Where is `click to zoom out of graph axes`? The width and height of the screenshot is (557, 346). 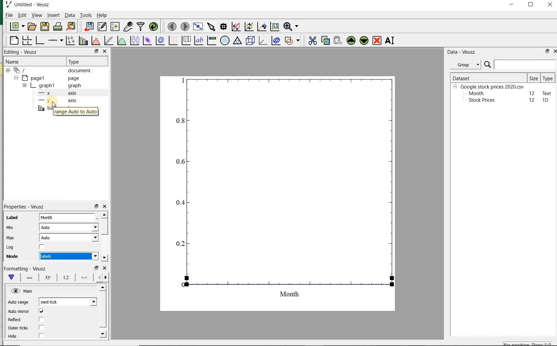
click to zoom out of graph axes is located at coordinates (248, 26).